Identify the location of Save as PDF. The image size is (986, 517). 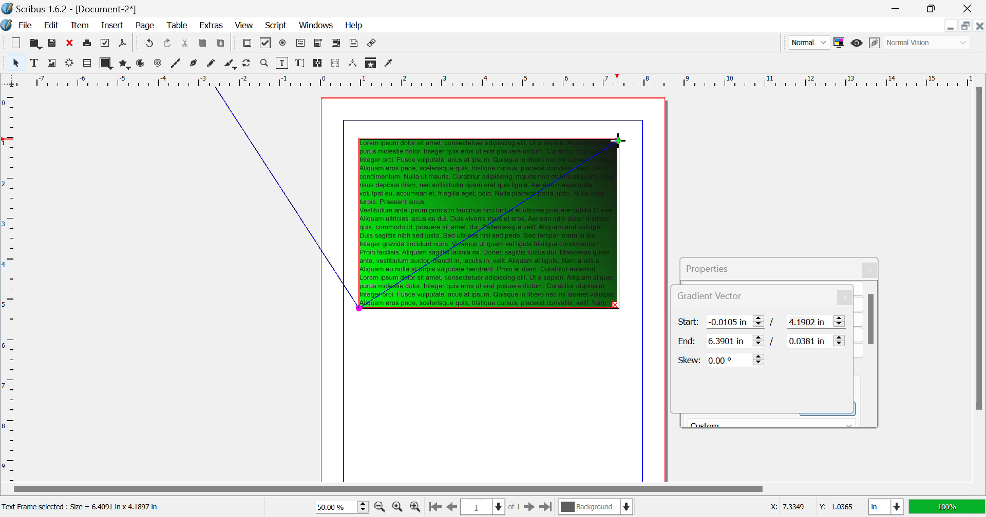
(123, 44).